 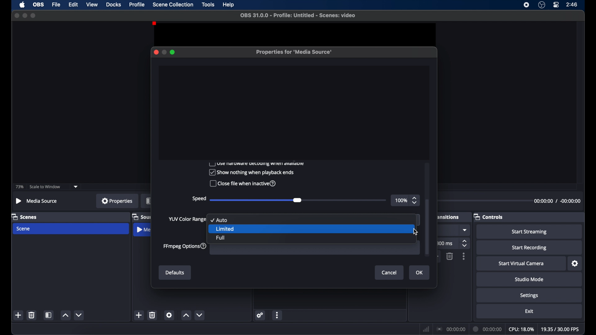 I want to click on scene filters, so click(x=49, y=315).